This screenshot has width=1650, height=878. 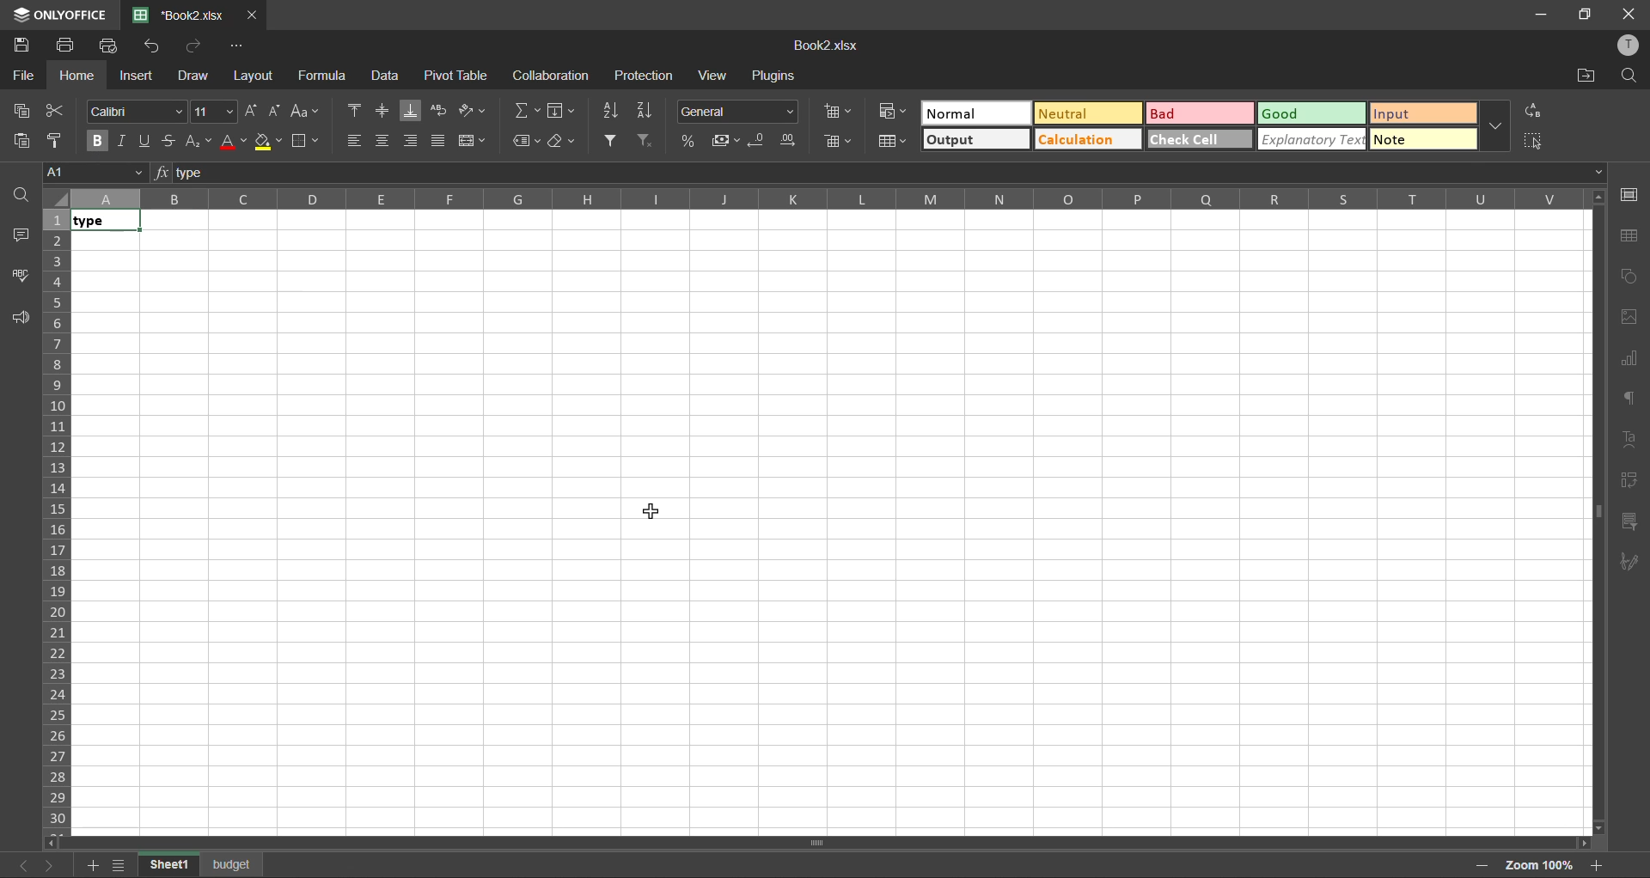 I want to click on increment size, so click(x=253, y=110).